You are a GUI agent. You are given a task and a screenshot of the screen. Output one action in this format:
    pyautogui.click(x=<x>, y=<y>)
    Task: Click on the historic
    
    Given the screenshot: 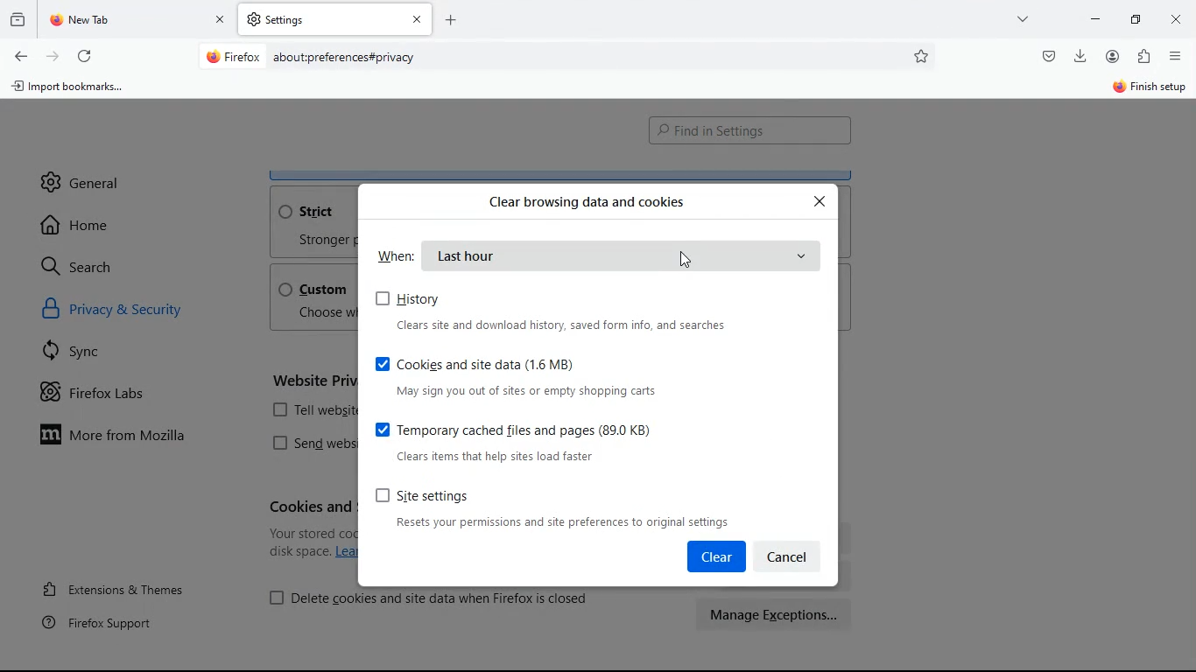 What is the action you would take?
    pyautogui.click(x=20, y=18)
    